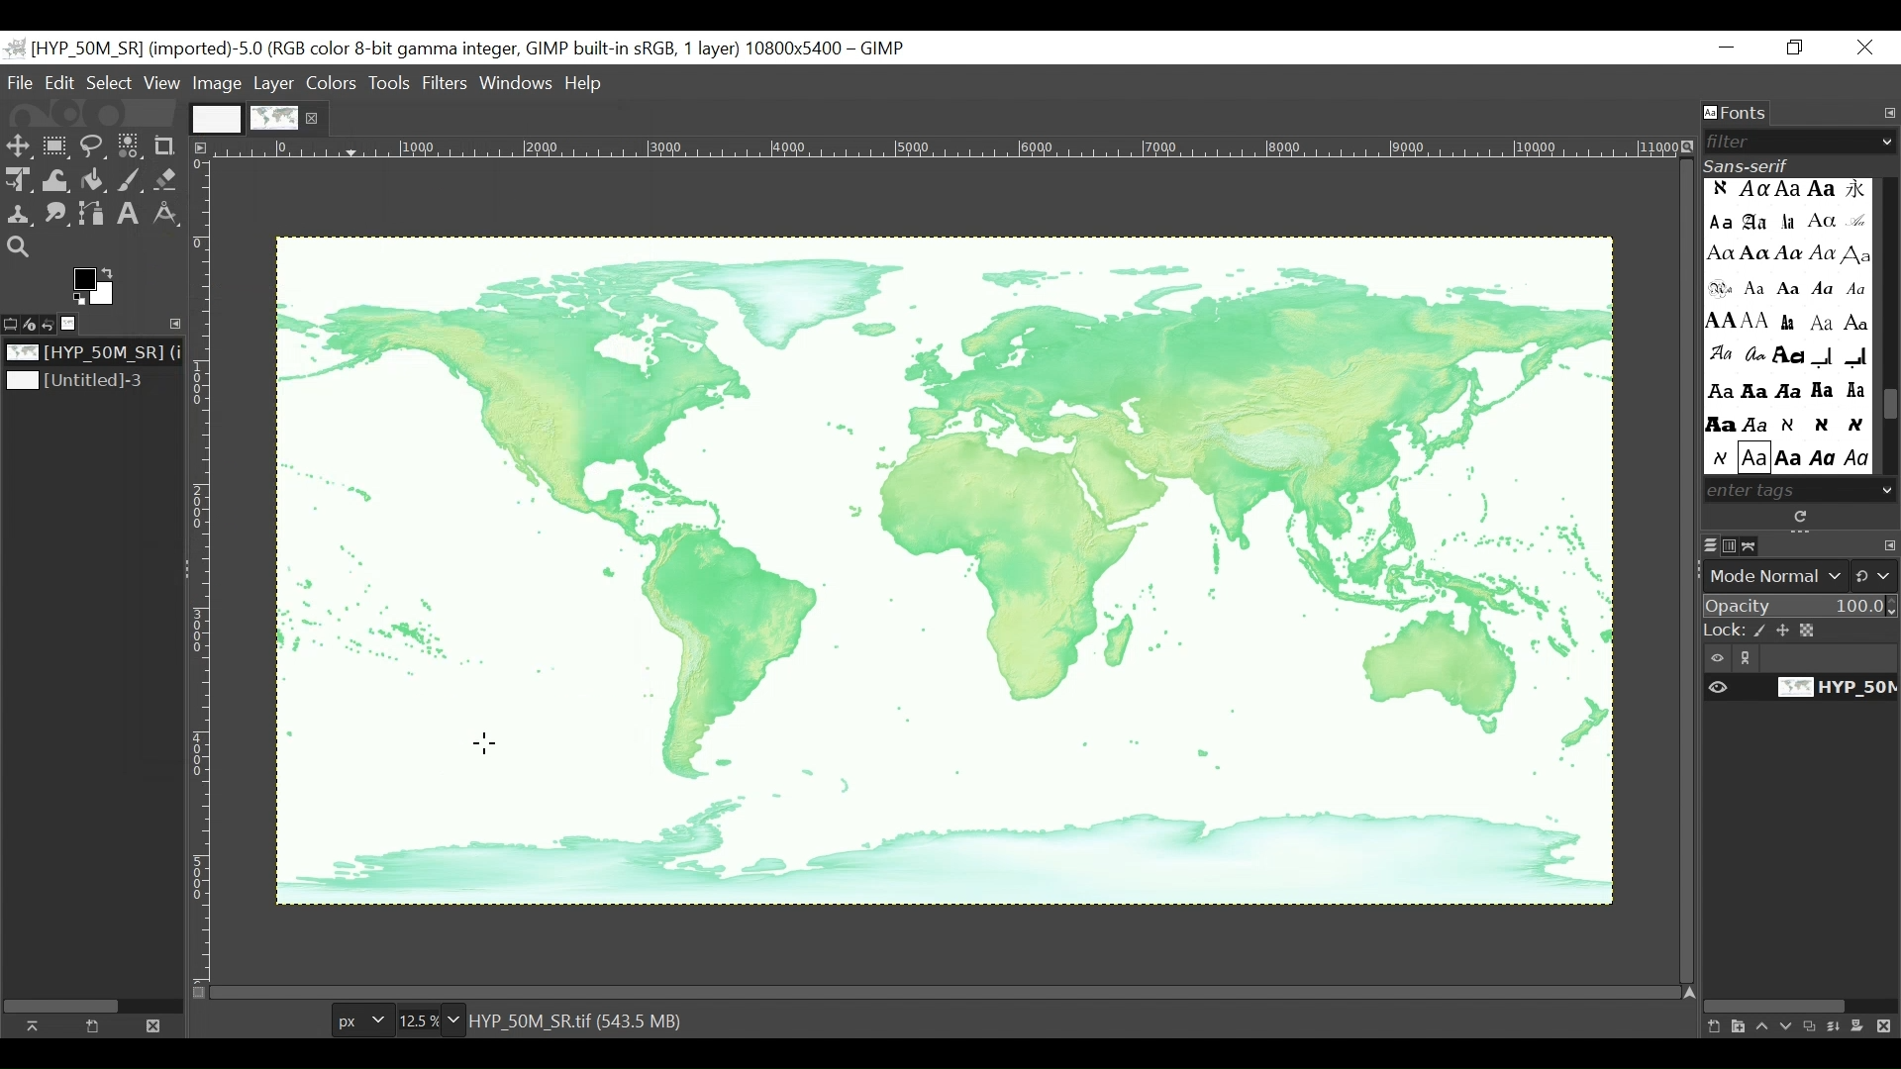 Image resolution: width=1901 pixels, height=1069 pixels. I want to click on , so click(274, 84).